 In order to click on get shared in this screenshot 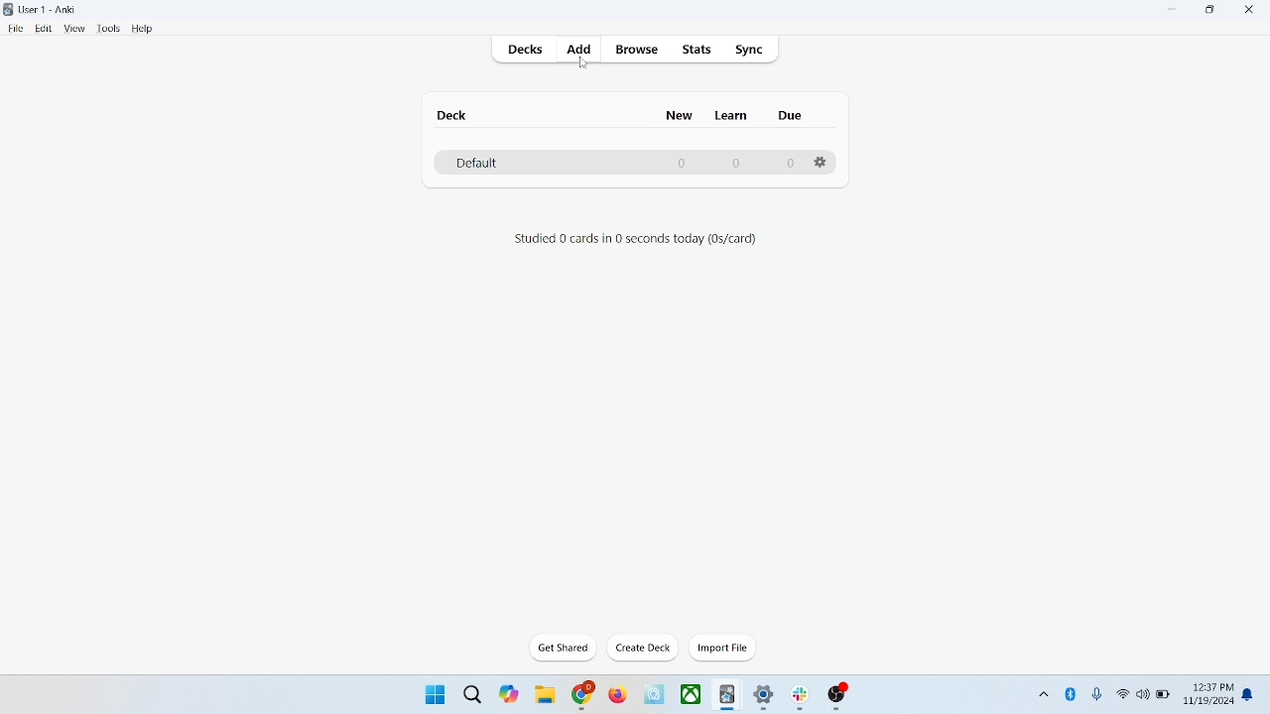, I will do `click(565, 649)`.